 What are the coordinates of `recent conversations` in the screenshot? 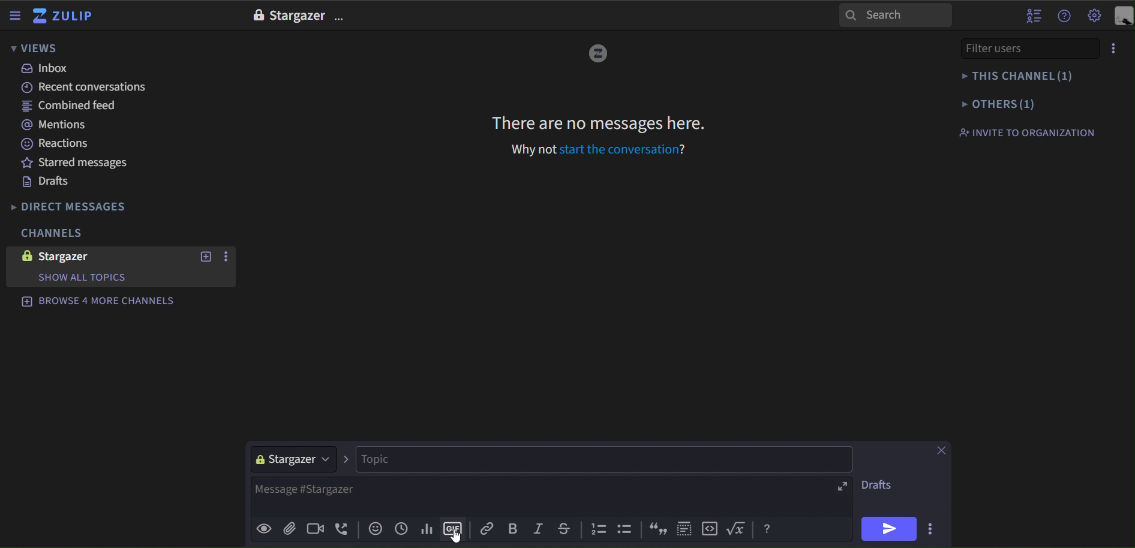 It's located at (89, 88).